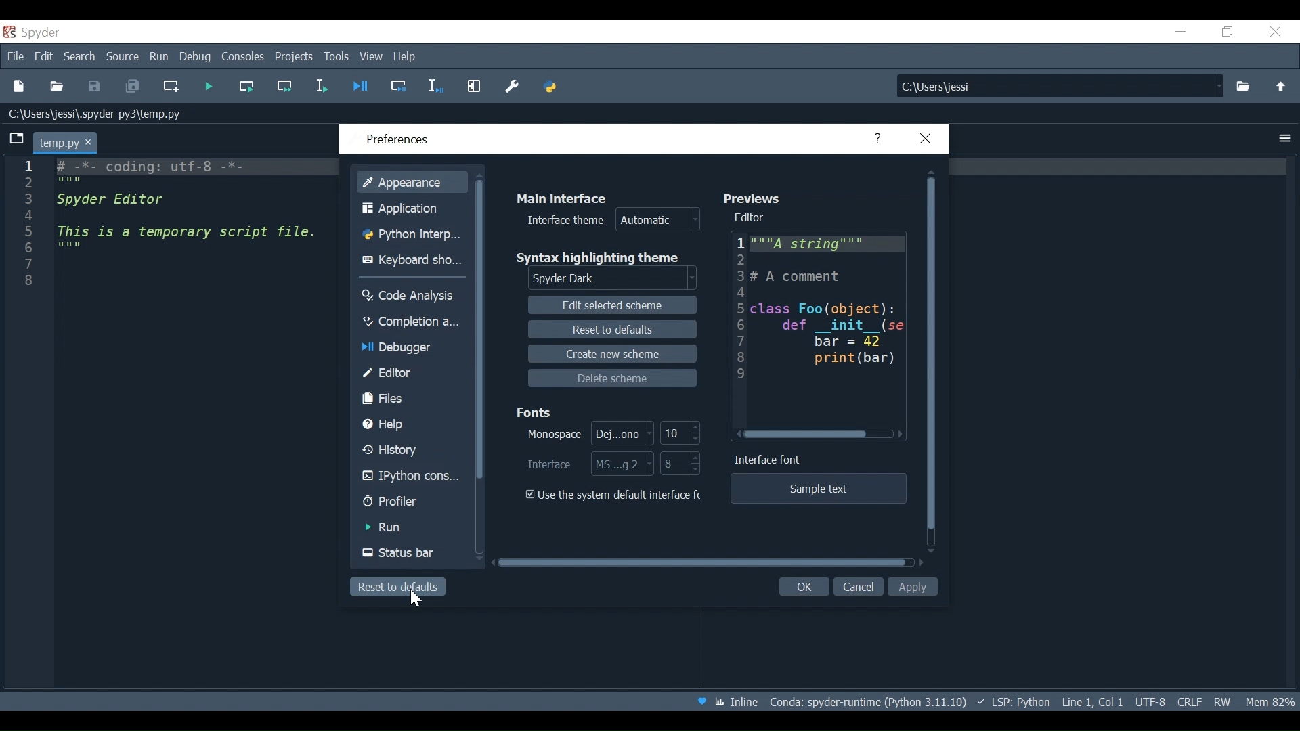  I want to click on Select Syntax highlighting theme, so click(612, 280).